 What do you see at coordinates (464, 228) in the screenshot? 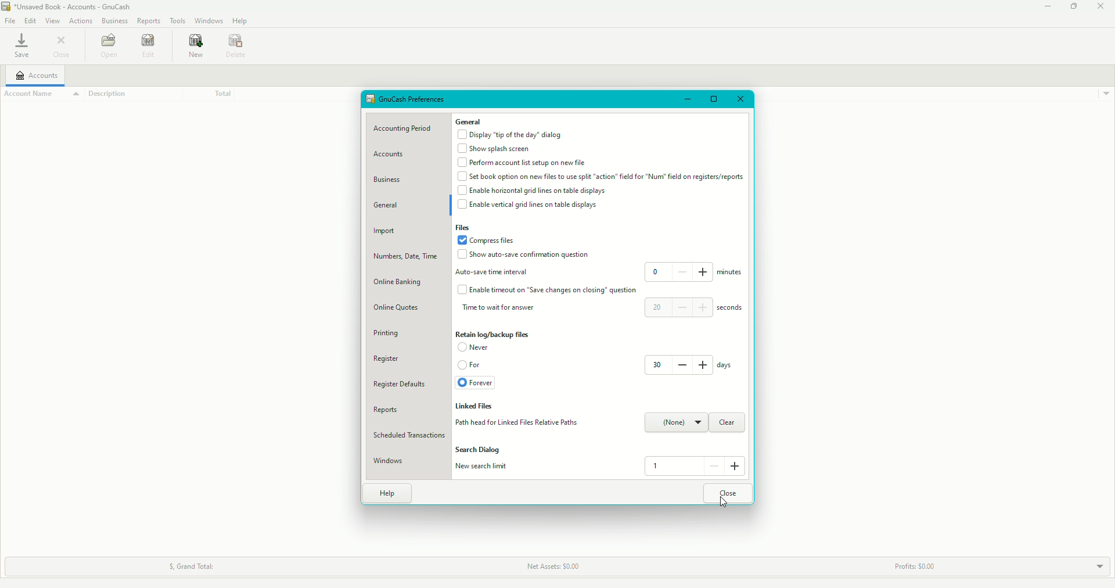
I see `Files` at bounding box center [464, 228].